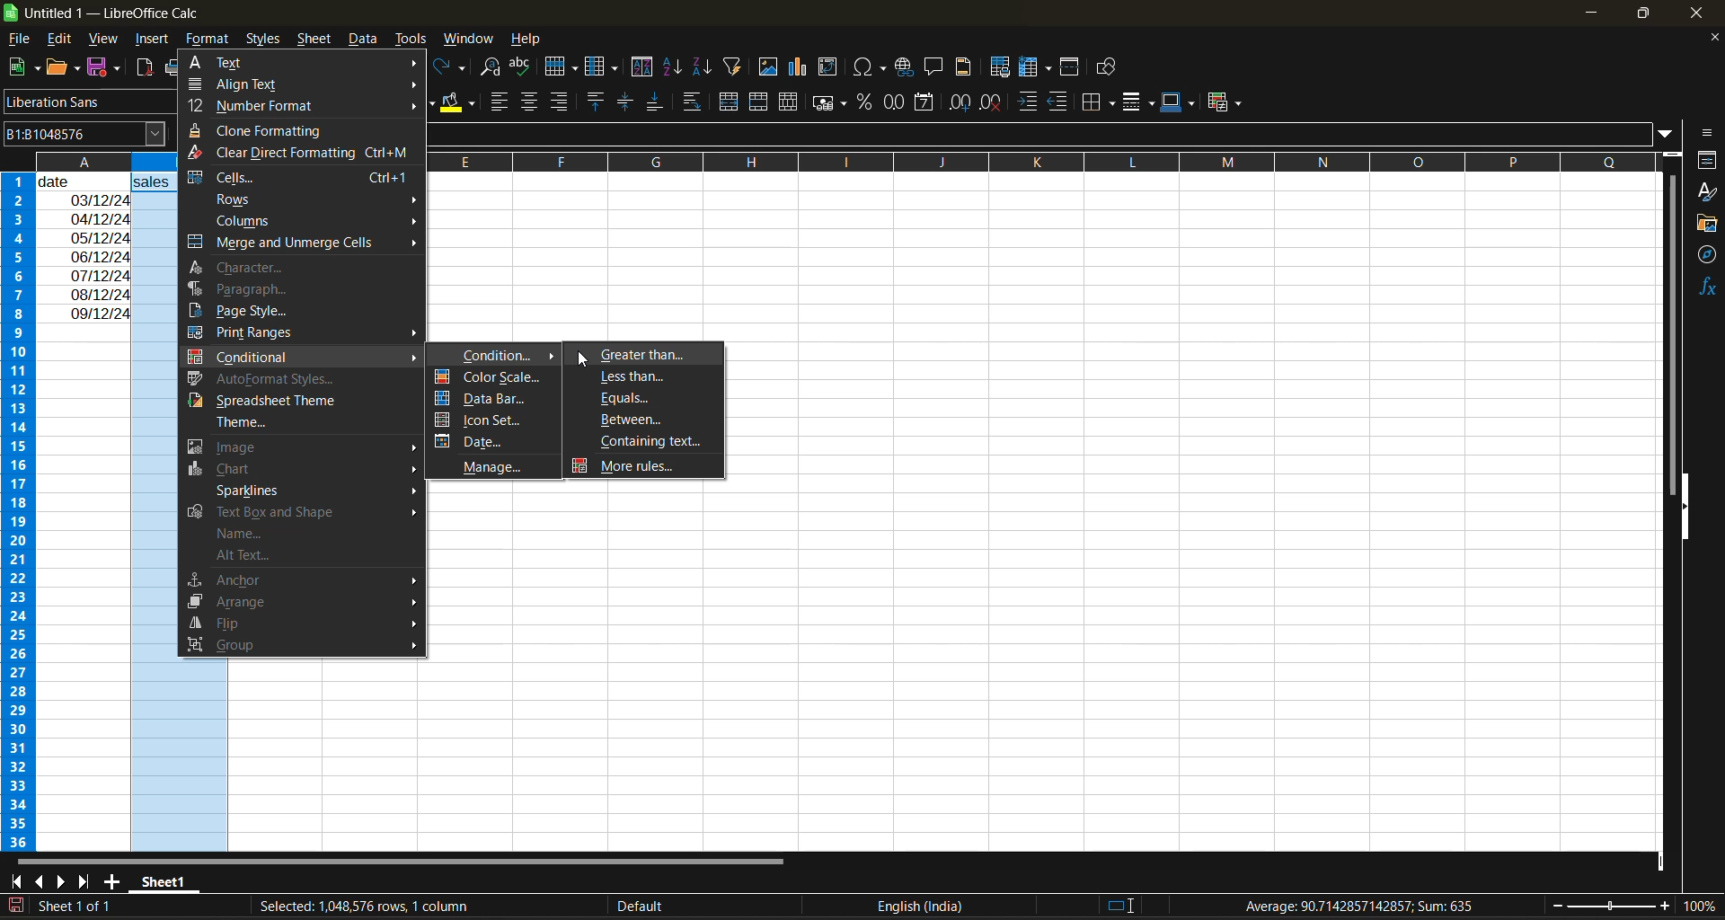 Image resolution: width=1725 pixels, height=920 pixels. Describe the element at coordinates (1072, 67) in the screenshot. I see `split window` at that location.